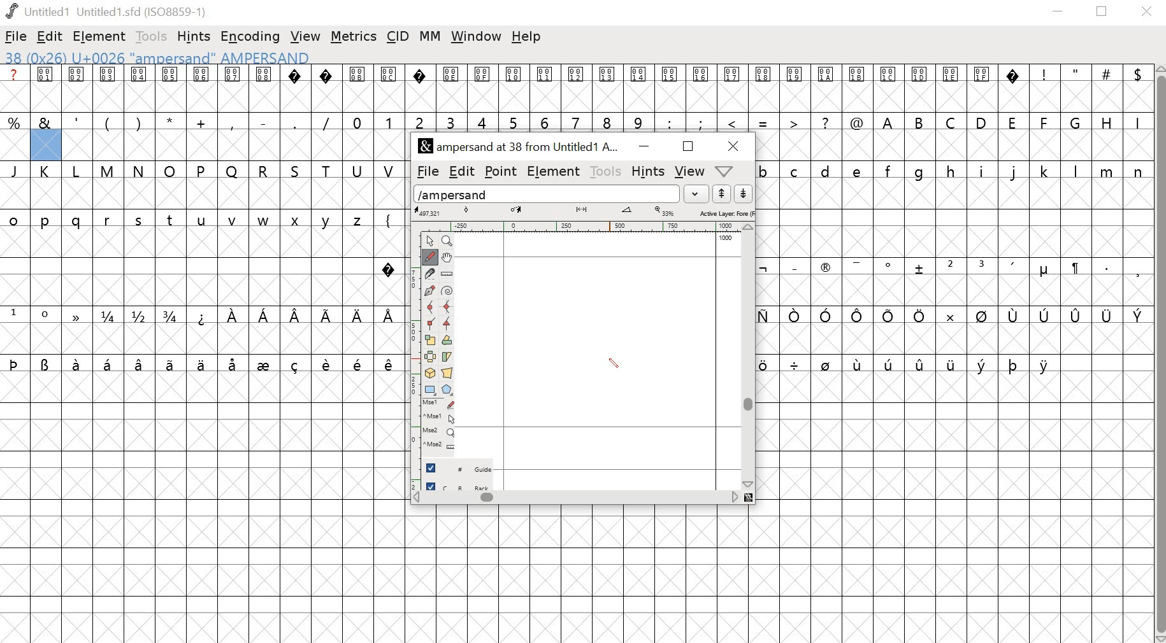 The image size is (1166, 643). What do you see at coordinates (859, 364) in the screenshot?
I see `symbol` at bounding box center [859, 364].